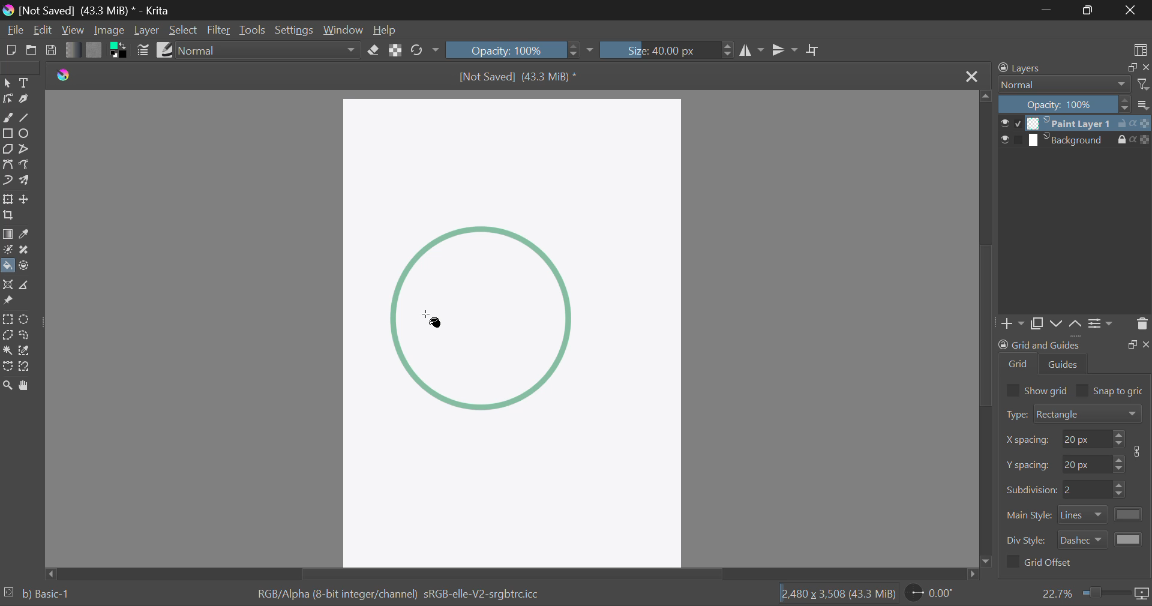  I want to click on Restore Down, so click(1048, 10).